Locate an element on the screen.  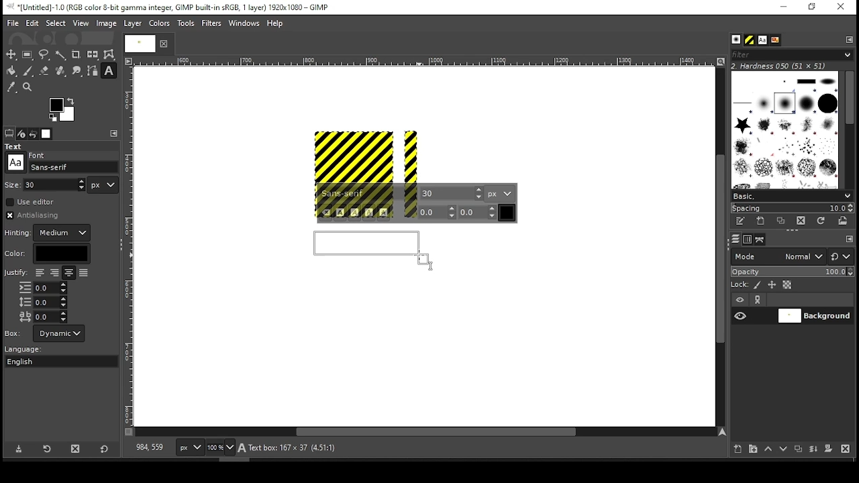
lock: is located at coordinates (740, 286).